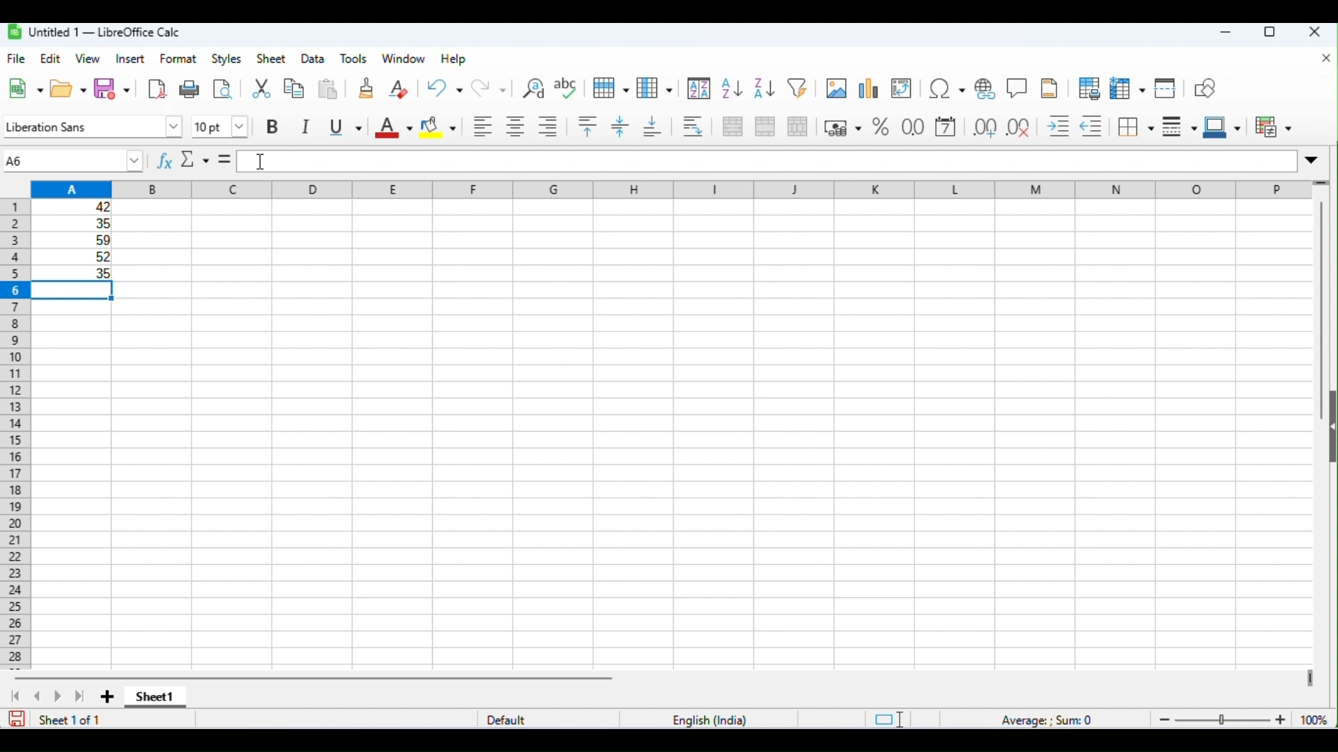  Describe the element at coordinates (1087, 88) in the screenshot. I see `toggle print preview` at that location.